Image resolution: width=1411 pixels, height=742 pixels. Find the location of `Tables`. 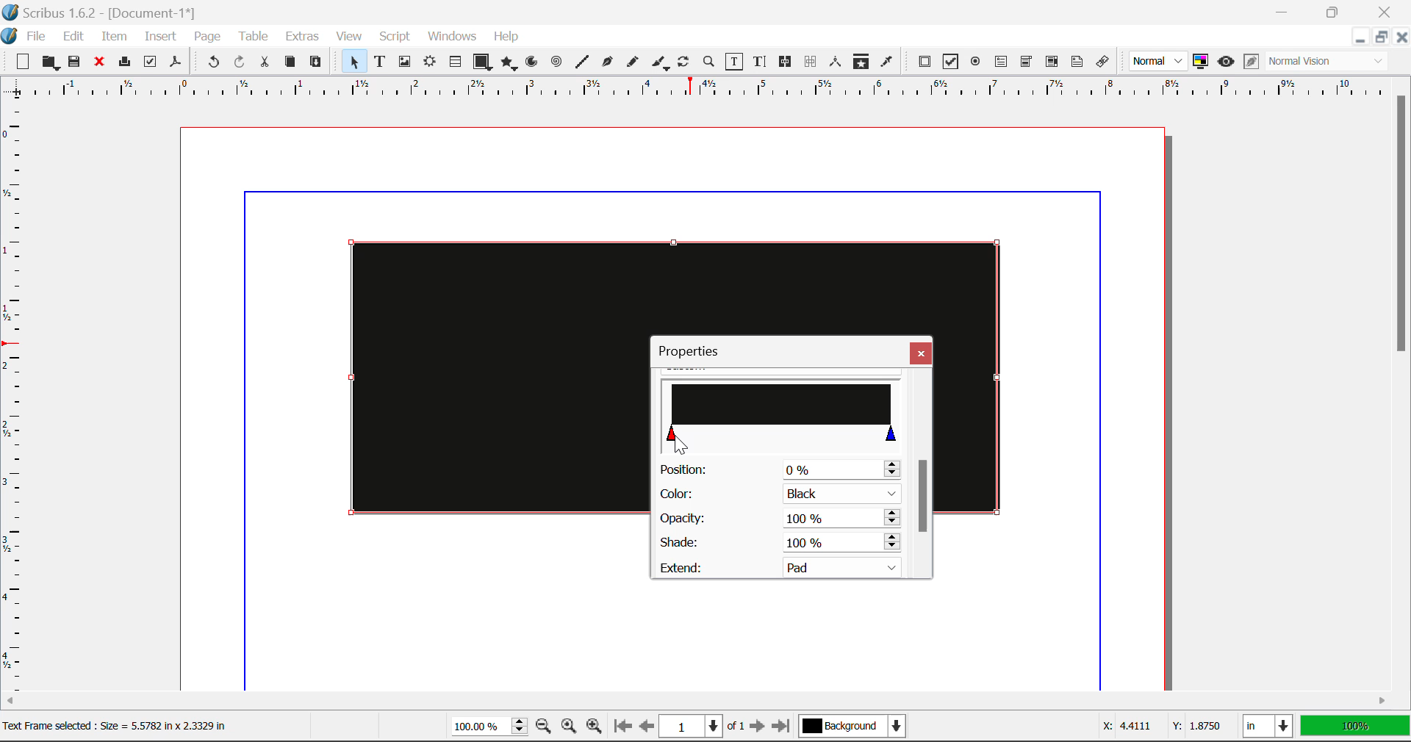

Tables is located at coordinates (455, 63).